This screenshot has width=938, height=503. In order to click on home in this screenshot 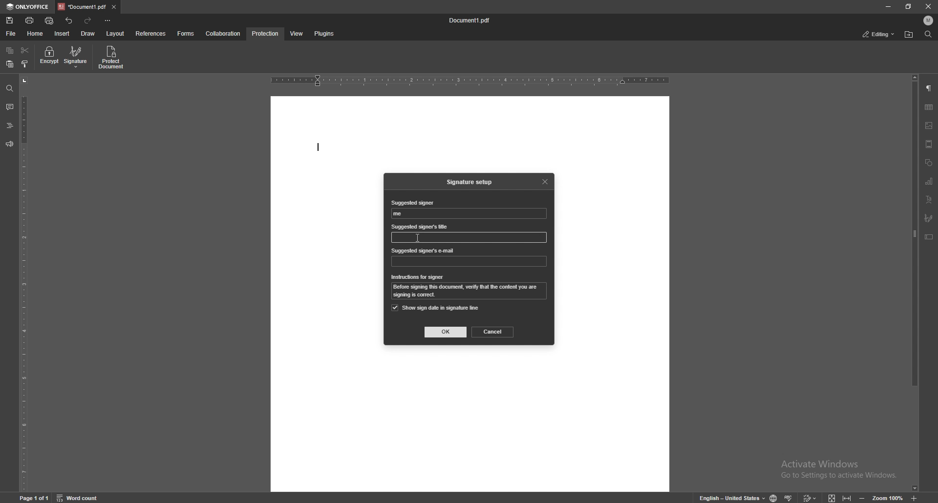, I will do `click(37, 34)`.